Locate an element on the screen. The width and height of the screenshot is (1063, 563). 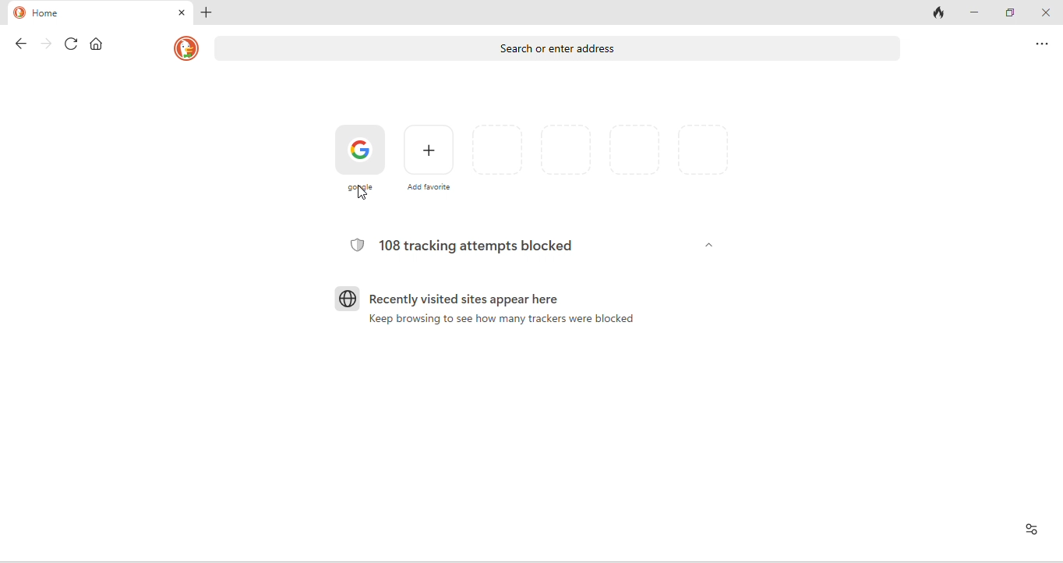
search or enter address is located at coordinates (556, 48).